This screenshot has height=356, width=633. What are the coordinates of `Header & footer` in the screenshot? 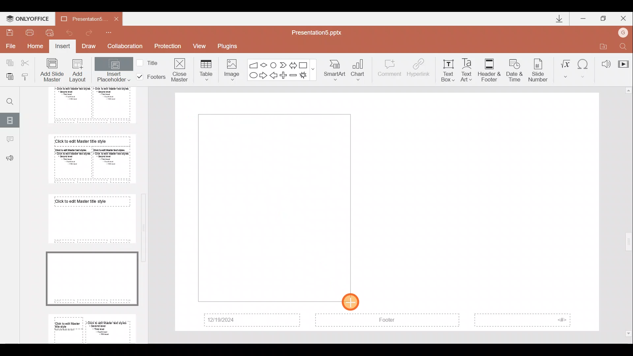 It's located at (489, 70).